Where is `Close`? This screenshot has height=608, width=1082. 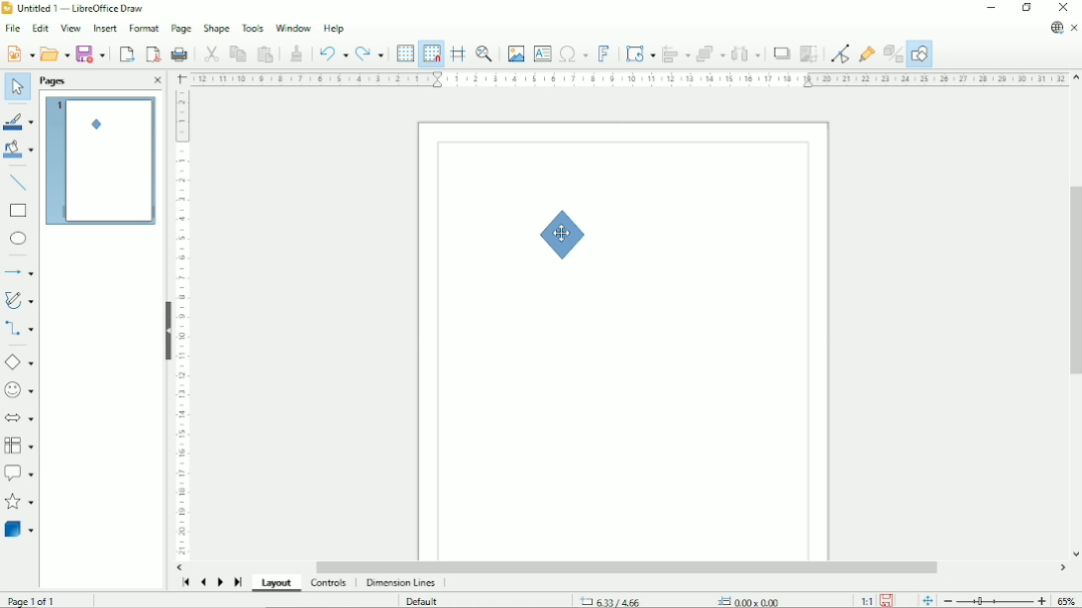 Close is located at coordinates (1061, 7).